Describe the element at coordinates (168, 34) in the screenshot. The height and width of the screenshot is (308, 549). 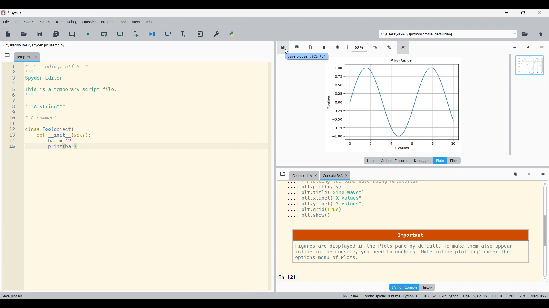
I see `Debug cell` at that location.